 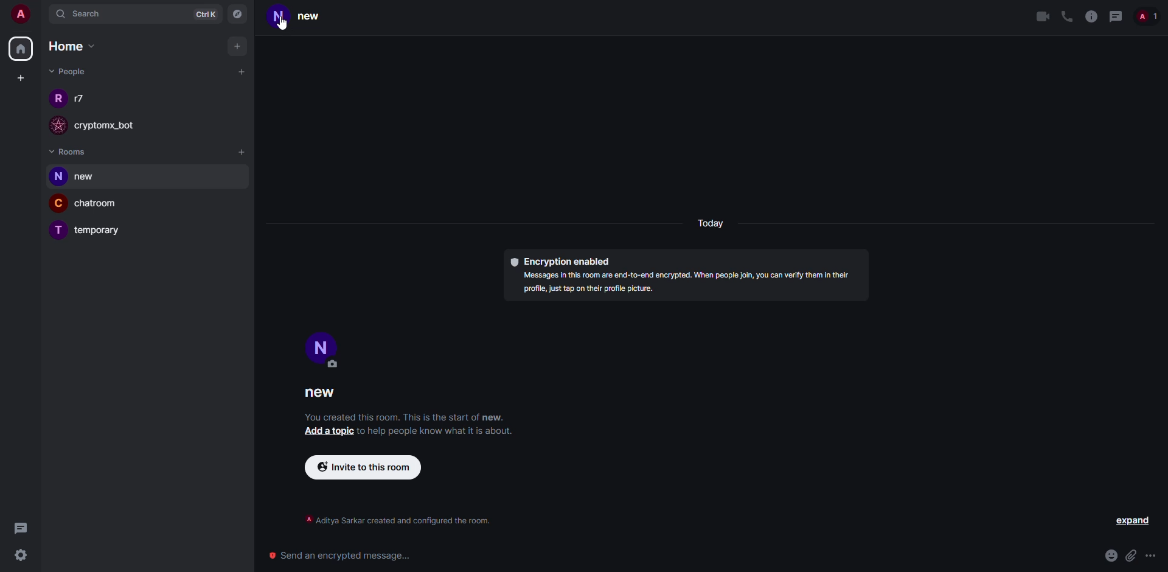 What do you see at coordinates (82, 98) in the screenshot?
I see `people` at bounding box center [82, 98].